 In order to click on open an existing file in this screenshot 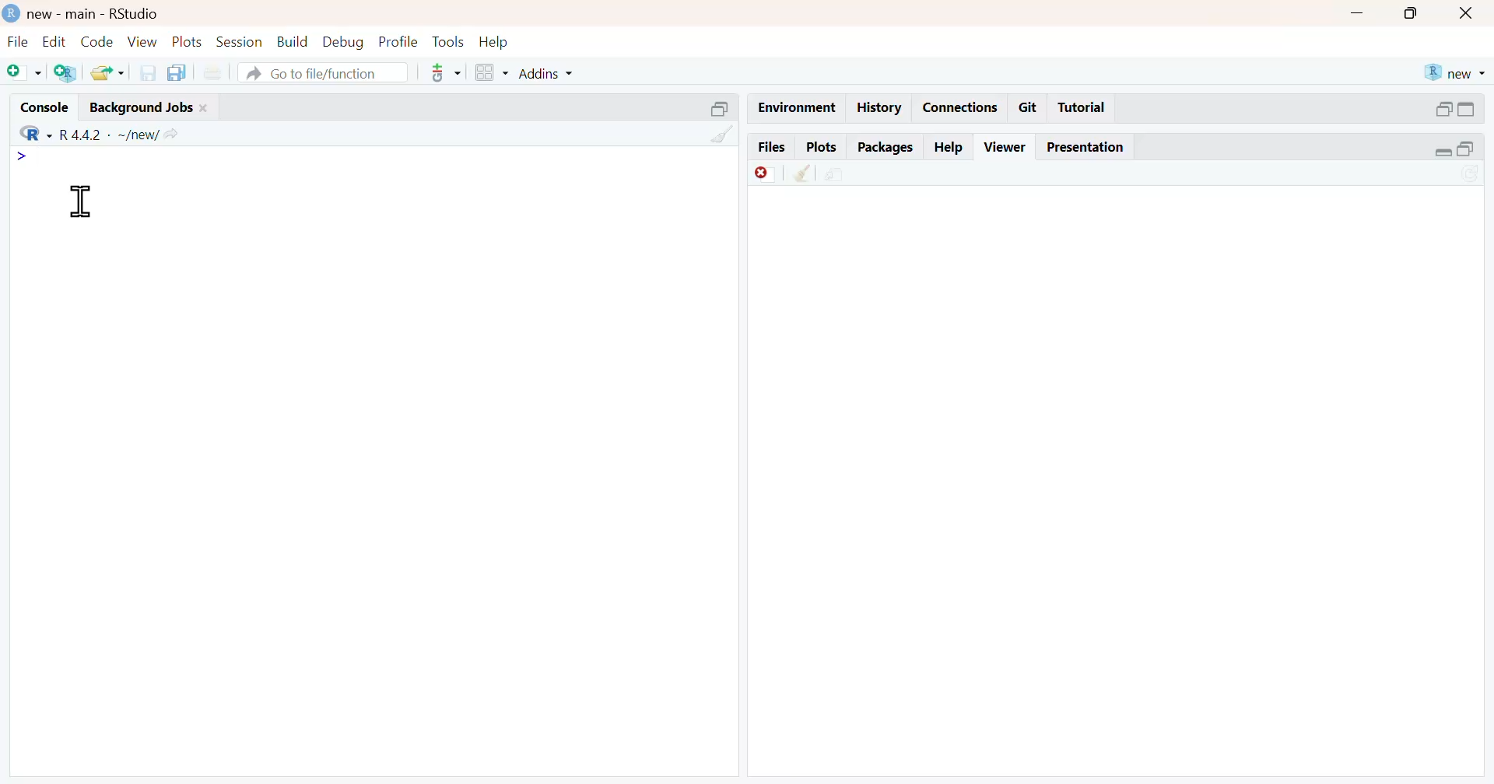, I will do `click(107, 73)`.